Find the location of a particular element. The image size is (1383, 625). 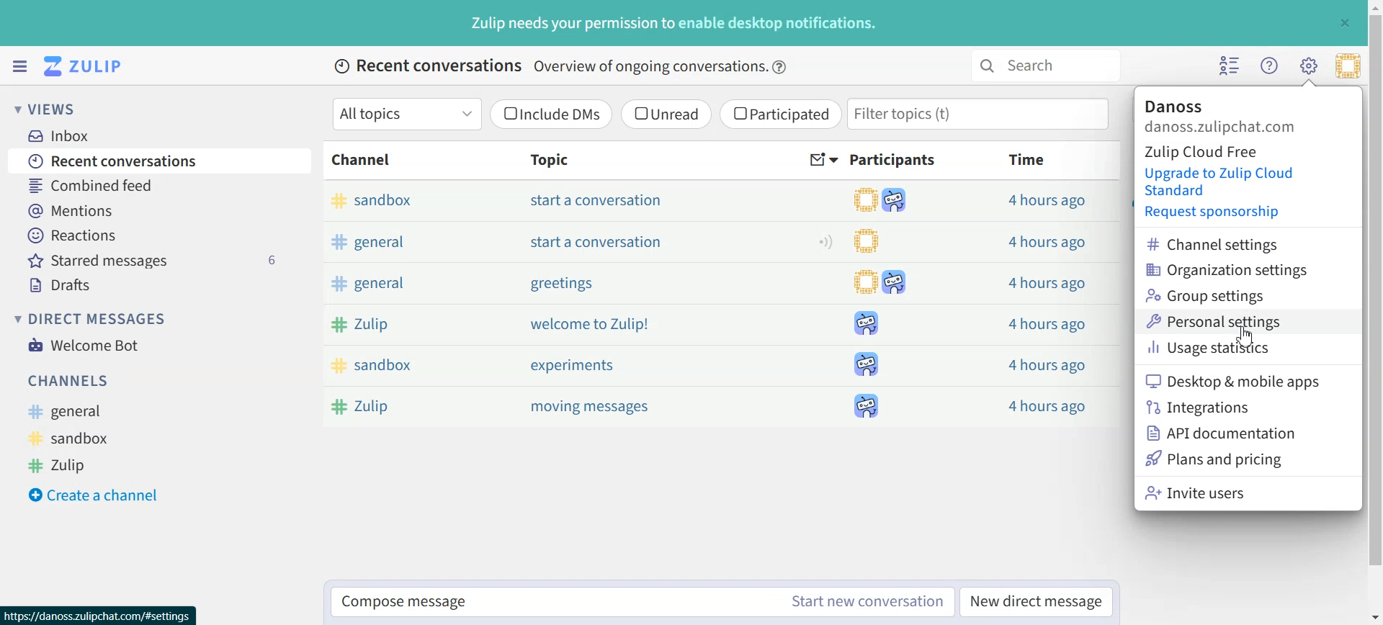

Recent conversation is located at coordinates (161, 160).